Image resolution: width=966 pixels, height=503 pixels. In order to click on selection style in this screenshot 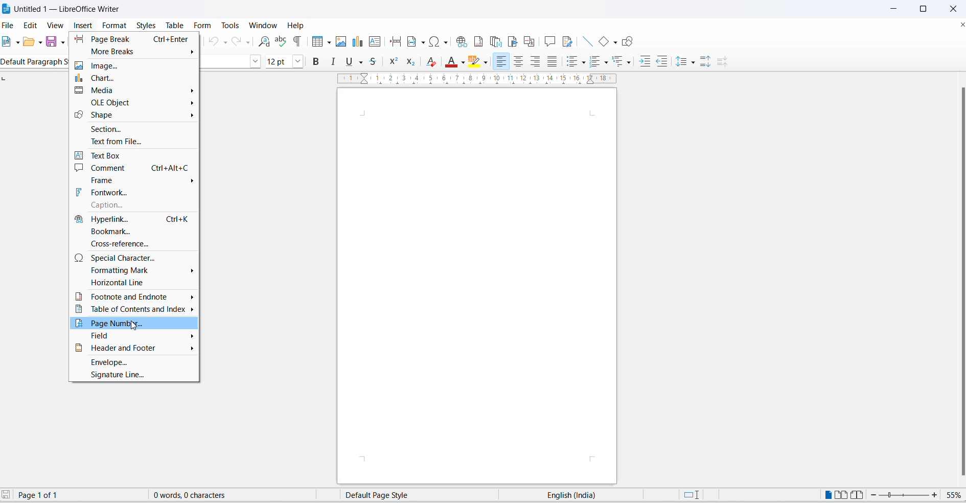, I will do `click(690, 495)`.